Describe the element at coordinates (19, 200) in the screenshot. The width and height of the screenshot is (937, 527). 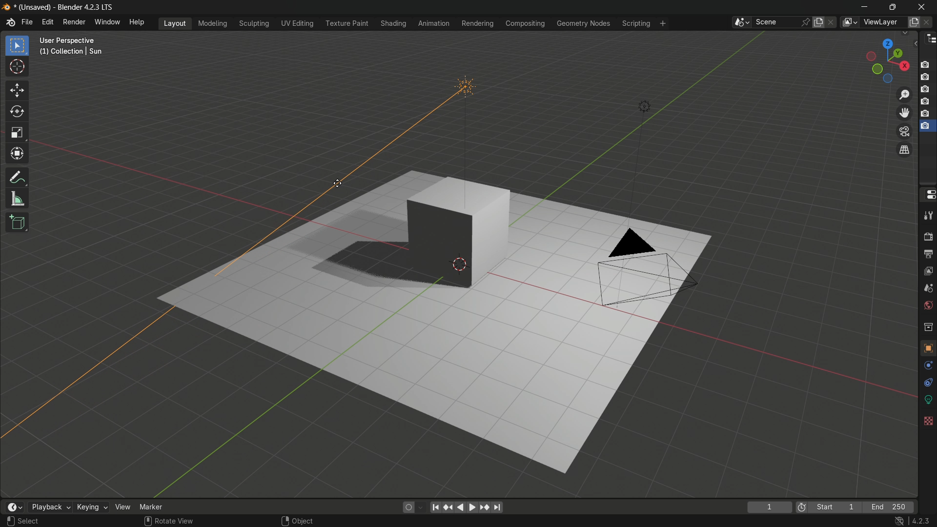
I see `measure` at that location.